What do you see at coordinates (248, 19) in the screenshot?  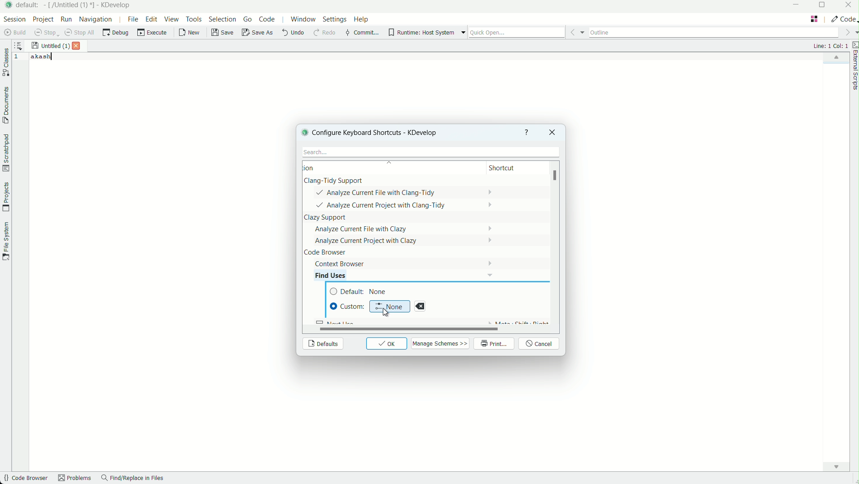 I see `go menu` at bounding box center [248, 19].